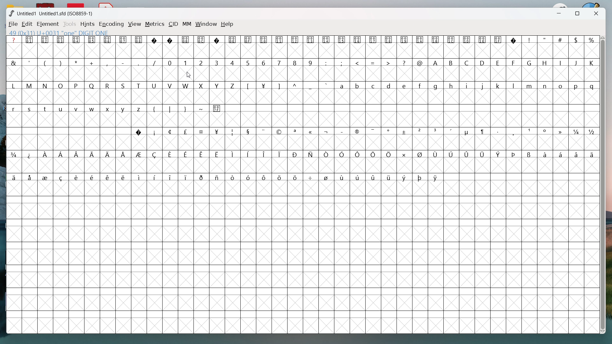 This screenshot has height=344, width=612. I want to click on symbol, so click(529, 154).